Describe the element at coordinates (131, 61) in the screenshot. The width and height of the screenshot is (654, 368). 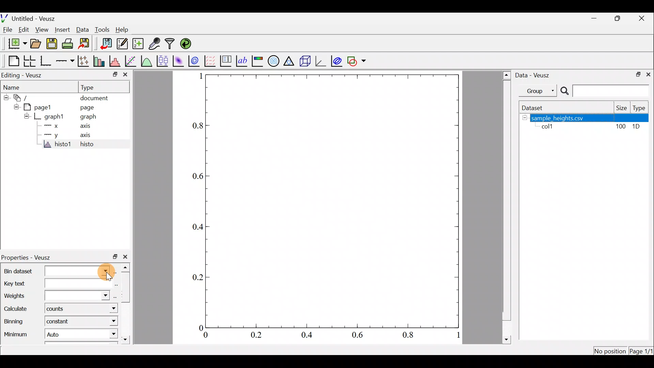
I see `fit a function to data` at that location.